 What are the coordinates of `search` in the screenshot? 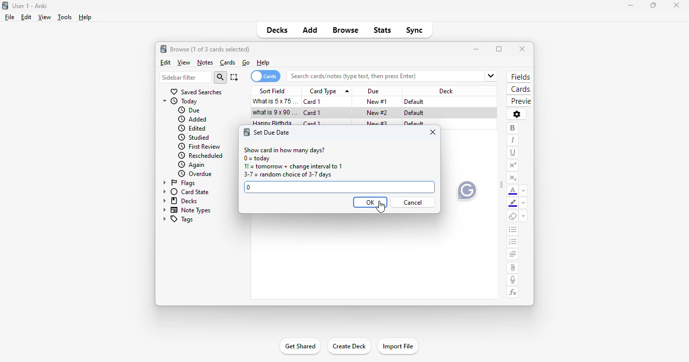 It's located at (220, 77).